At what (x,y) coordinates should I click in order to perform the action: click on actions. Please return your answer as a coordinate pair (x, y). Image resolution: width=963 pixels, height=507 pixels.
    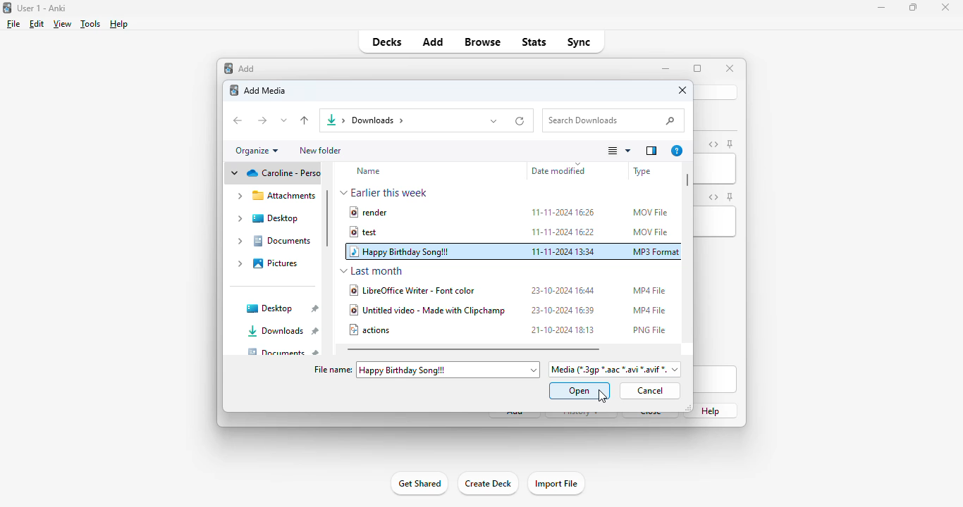
    Looking at the image, I should click on (372, 330).